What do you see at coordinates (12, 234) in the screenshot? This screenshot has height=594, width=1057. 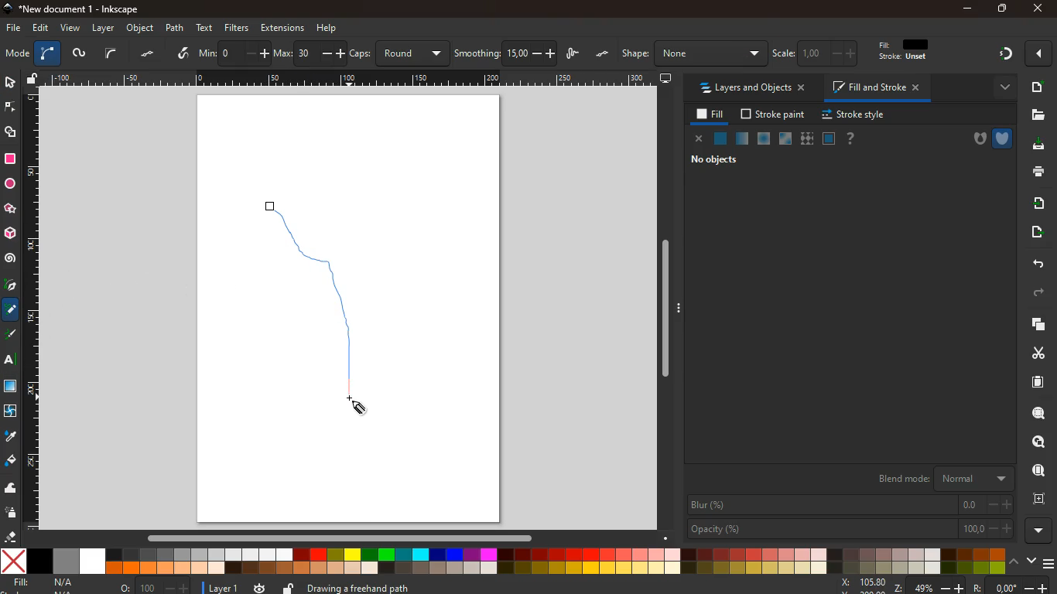 I see `3d tool` at bounding box center [12, 234].